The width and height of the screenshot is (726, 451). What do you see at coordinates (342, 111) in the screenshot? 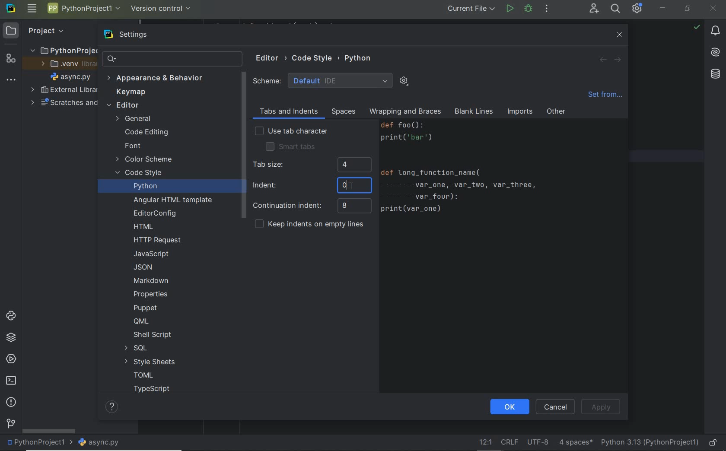
I see `spaces` at bounding box center [342, 111].